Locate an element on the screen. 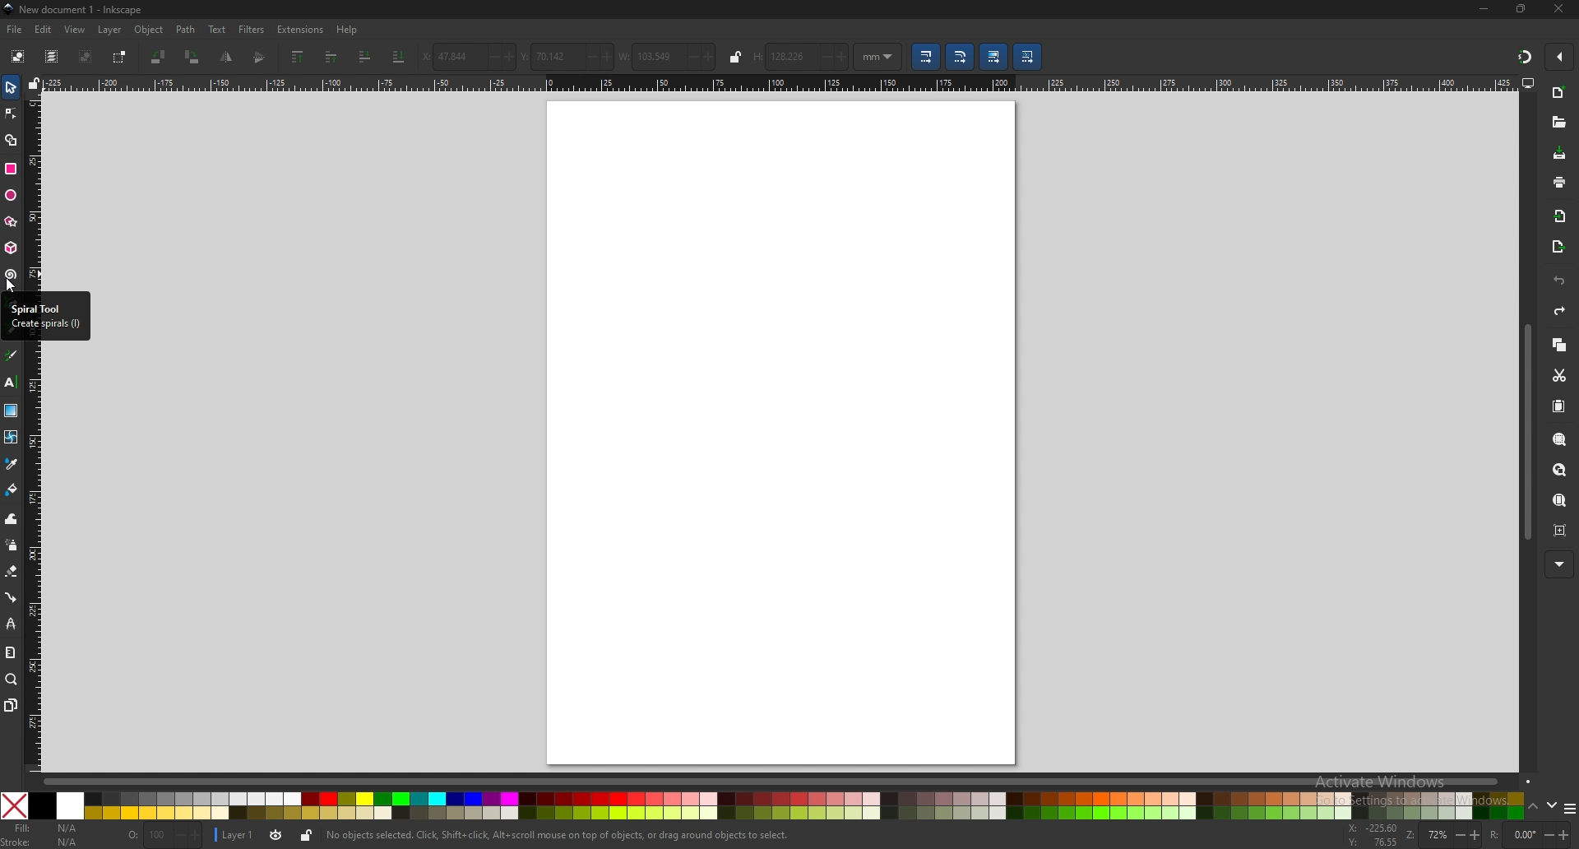 Image resolution: width=1579 pixels, height=849 pixels. rotate 90 degree ccw is located at coordinates (158, 57).